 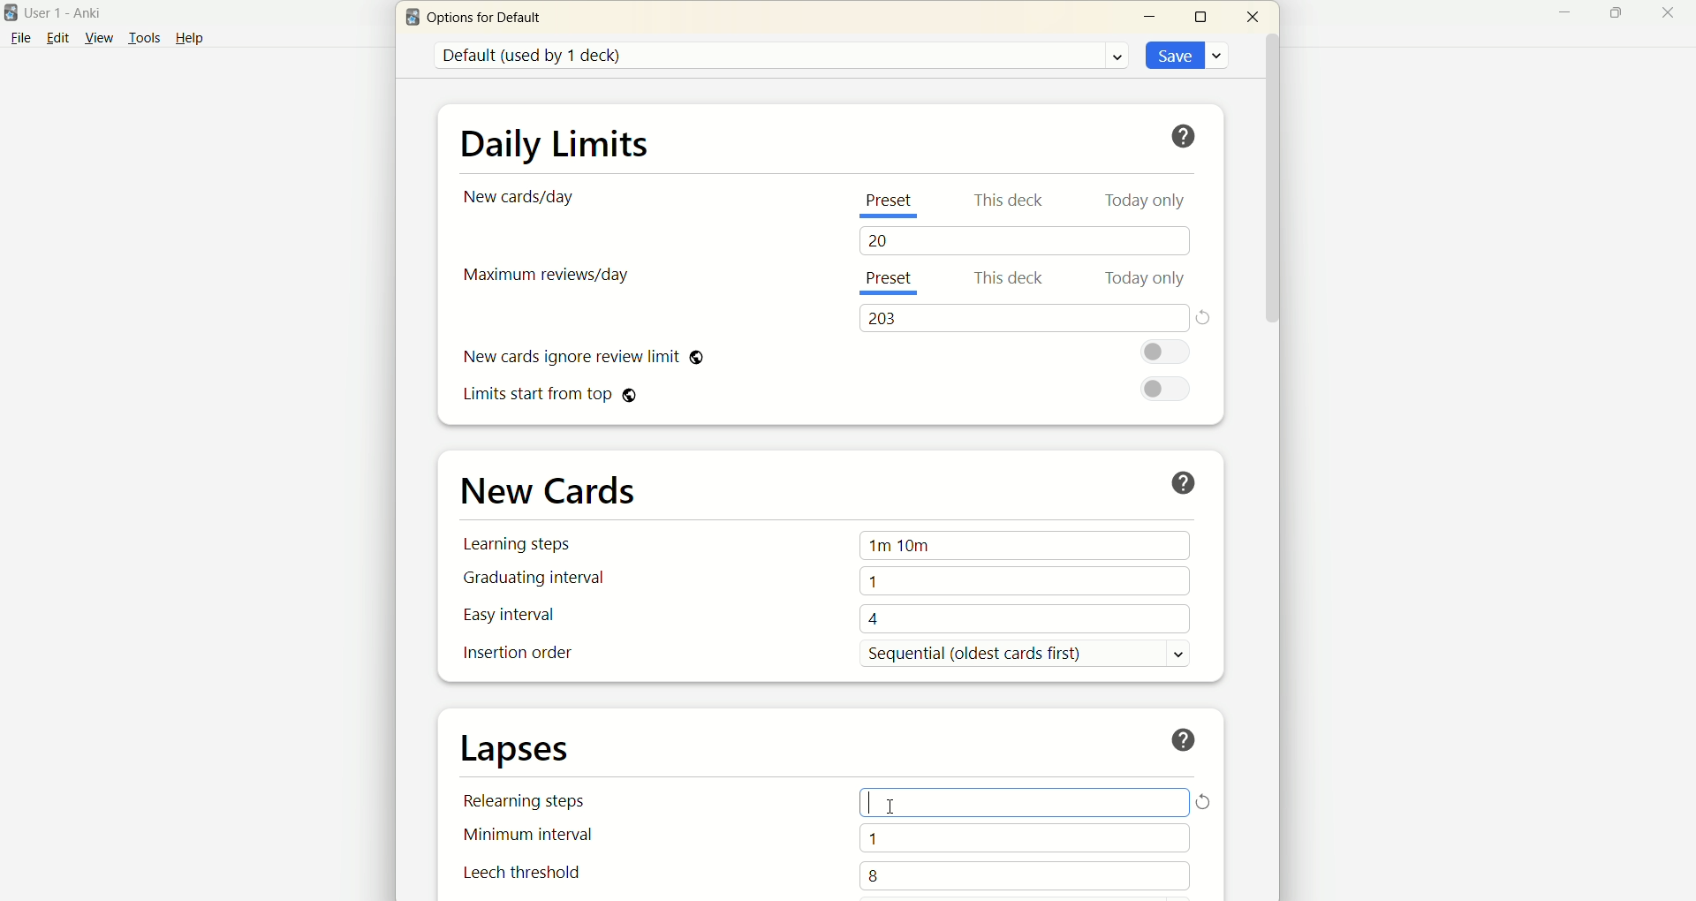 I want to click on help, so click(x=1186, y=479).